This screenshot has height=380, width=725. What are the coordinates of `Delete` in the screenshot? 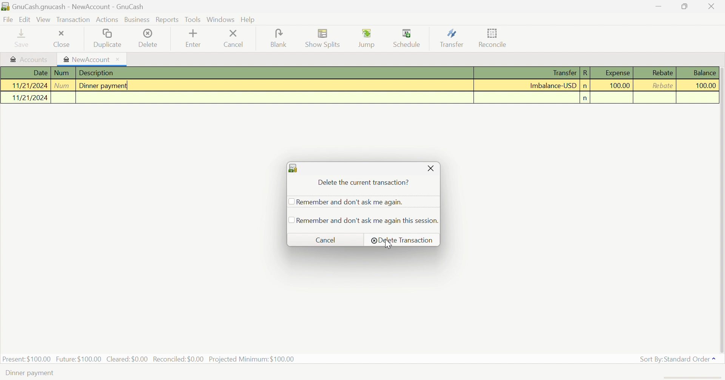 It's located at (150, 38).